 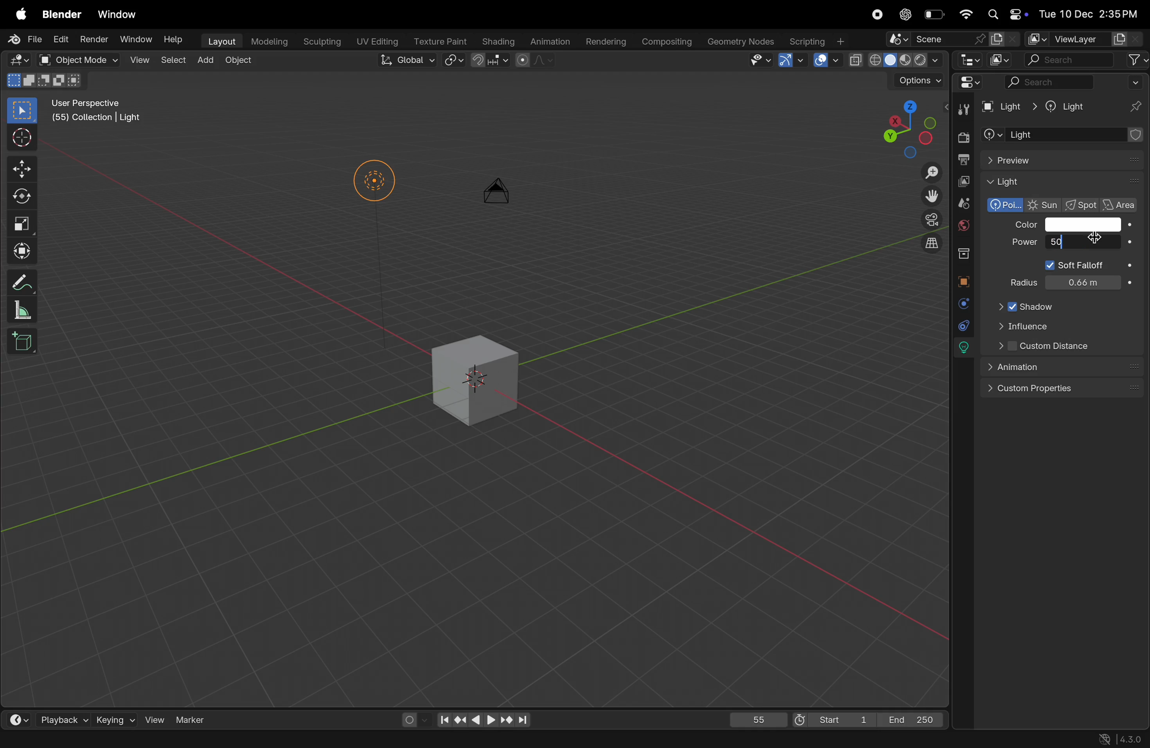 What do you see at coordinates (60, 39) in the screenshot?
I see `Edit` at bounding box center [60, 39].